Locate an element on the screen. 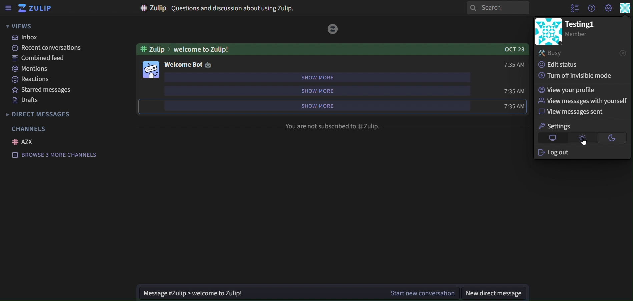 The height and width of the screenshot is (301, 633). time is located at coordinates (515, 91).